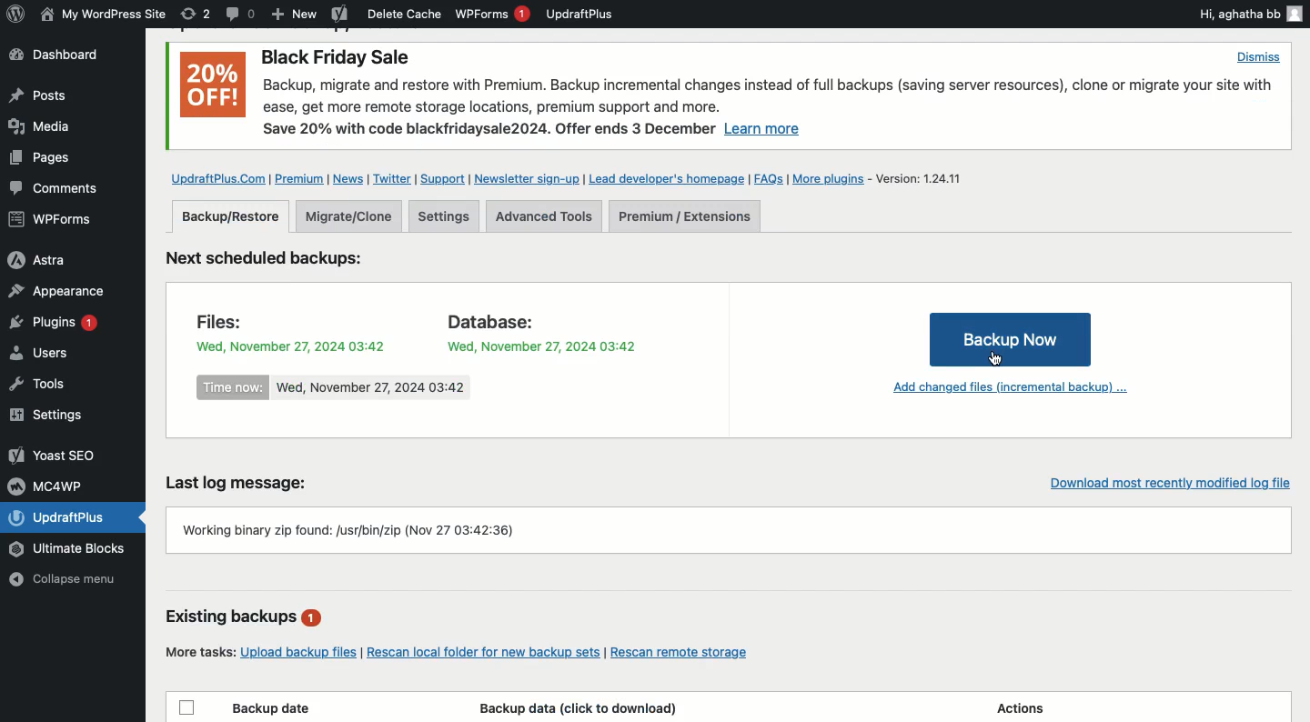 This screenshot has height=722, width=1310. I want to click on 20% OFF, so click(214, 85).